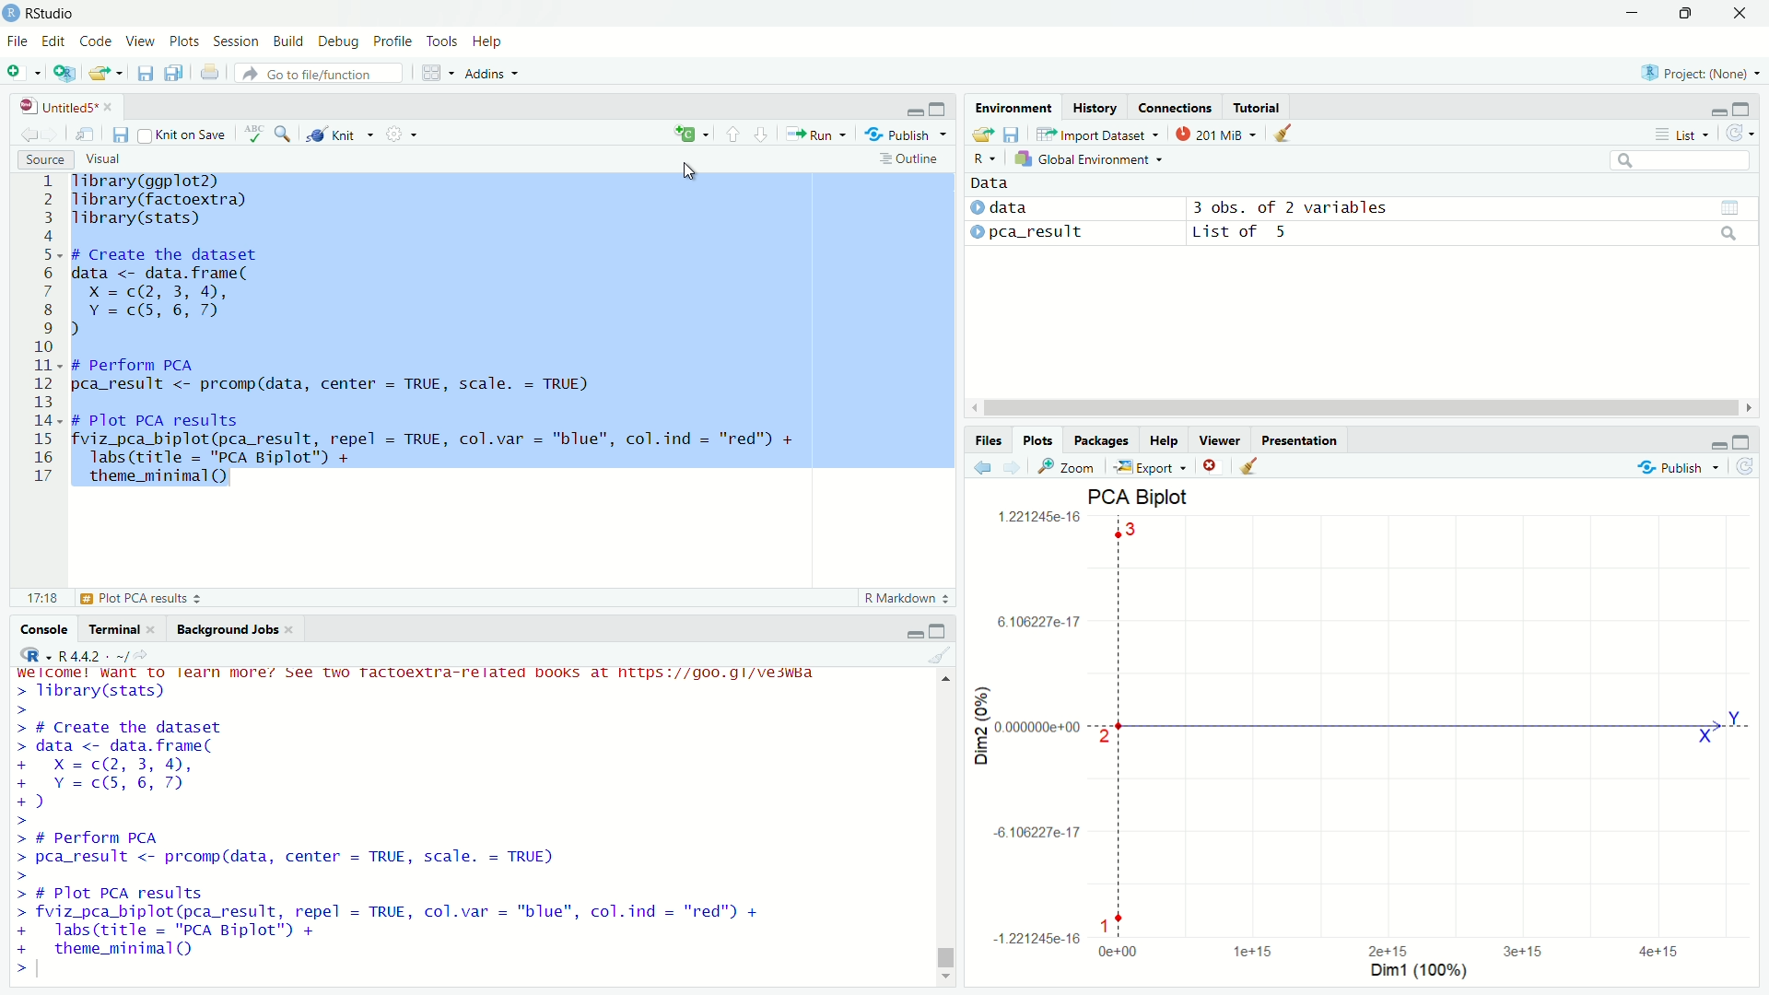  Describe the element at coordinates (33, 655) in the screenshot. I see `R language` at that location.